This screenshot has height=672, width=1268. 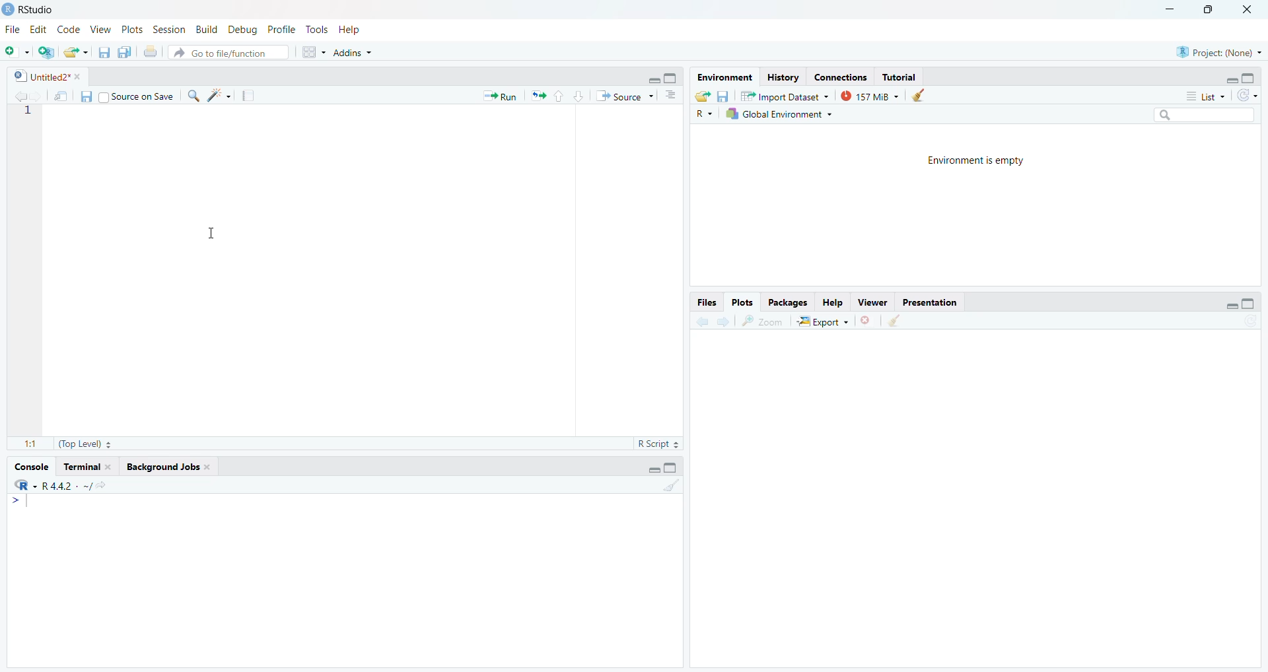 I want to click on maximize, so click(x=670, y=79).